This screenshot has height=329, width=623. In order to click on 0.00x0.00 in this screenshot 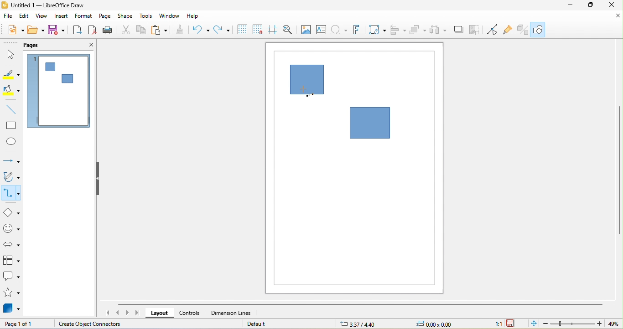, I will do `click(437, 324)`.